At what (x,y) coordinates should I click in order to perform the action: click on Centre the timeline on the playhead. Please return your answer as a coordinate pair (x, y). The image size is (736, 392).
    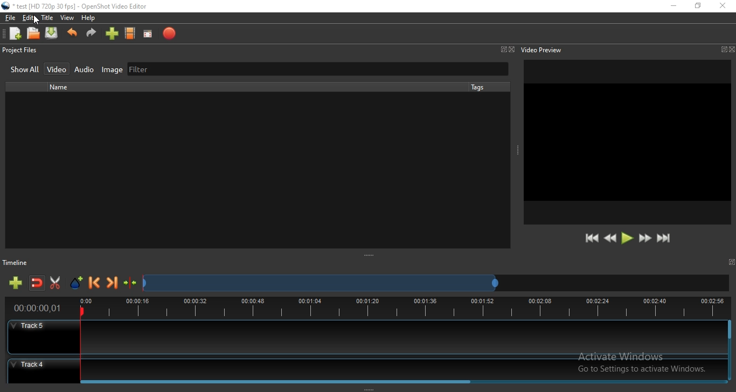
    Looking at the image, I should click on (130, 285).